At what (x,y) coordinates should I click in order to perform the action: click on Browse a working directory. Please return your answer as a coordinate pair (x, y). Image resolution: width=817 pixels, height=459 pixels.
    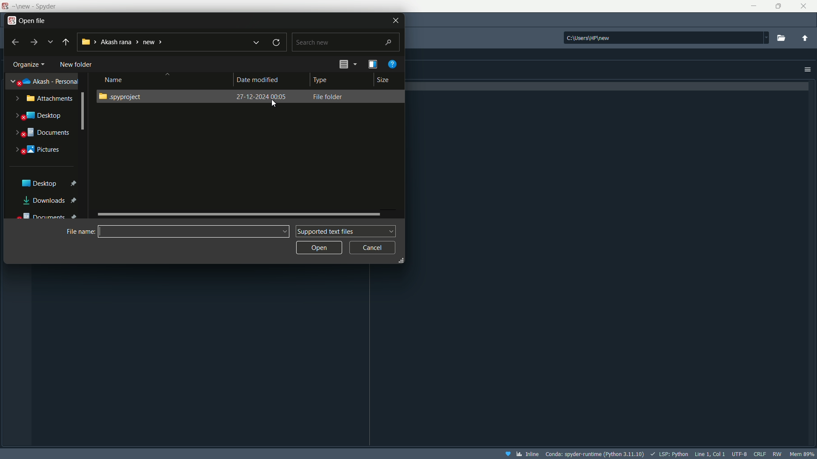
    Looking at the image, I should click on (781, 37).